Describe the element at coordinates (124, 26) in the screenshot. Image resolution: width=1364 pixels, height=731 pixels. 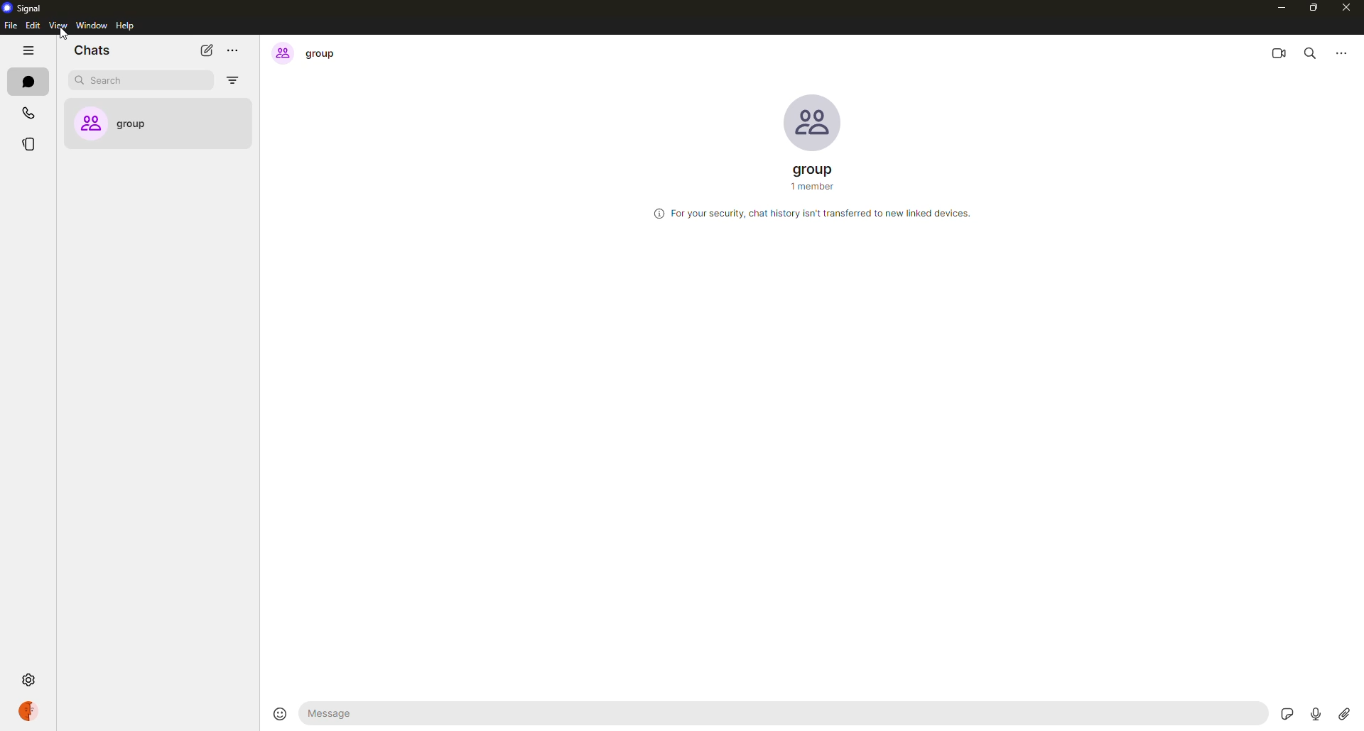
I see `help` at that location.